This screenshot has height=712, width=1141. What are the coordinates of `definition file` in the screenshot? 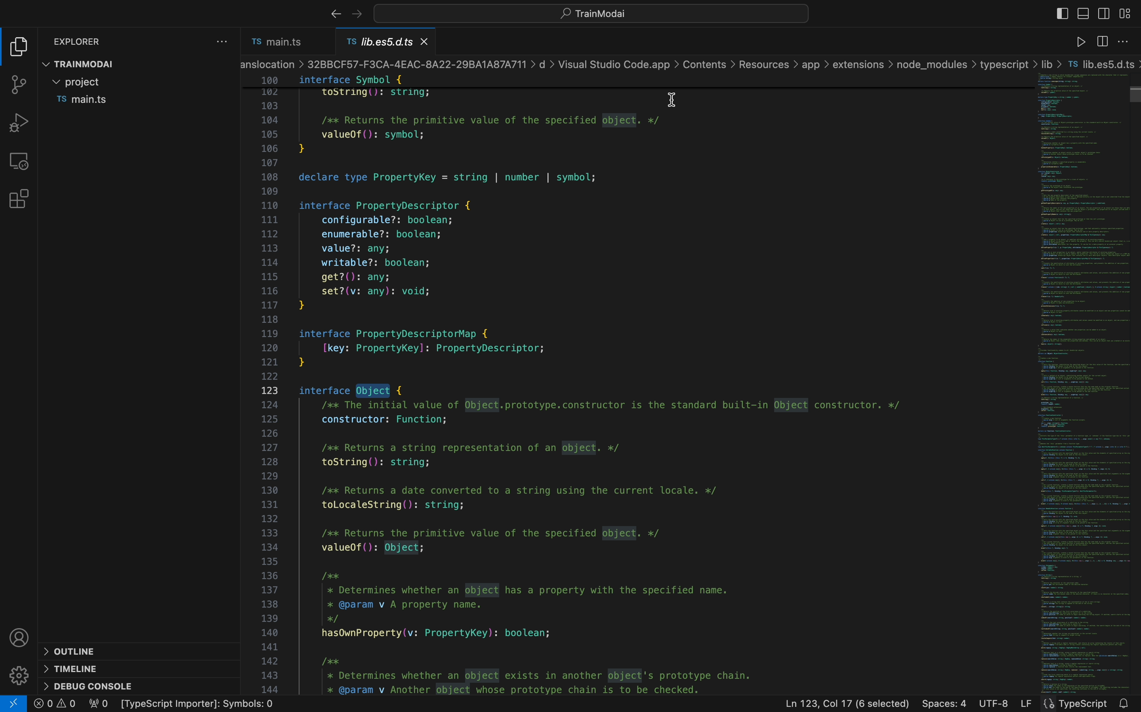 It's located at (682, 383).